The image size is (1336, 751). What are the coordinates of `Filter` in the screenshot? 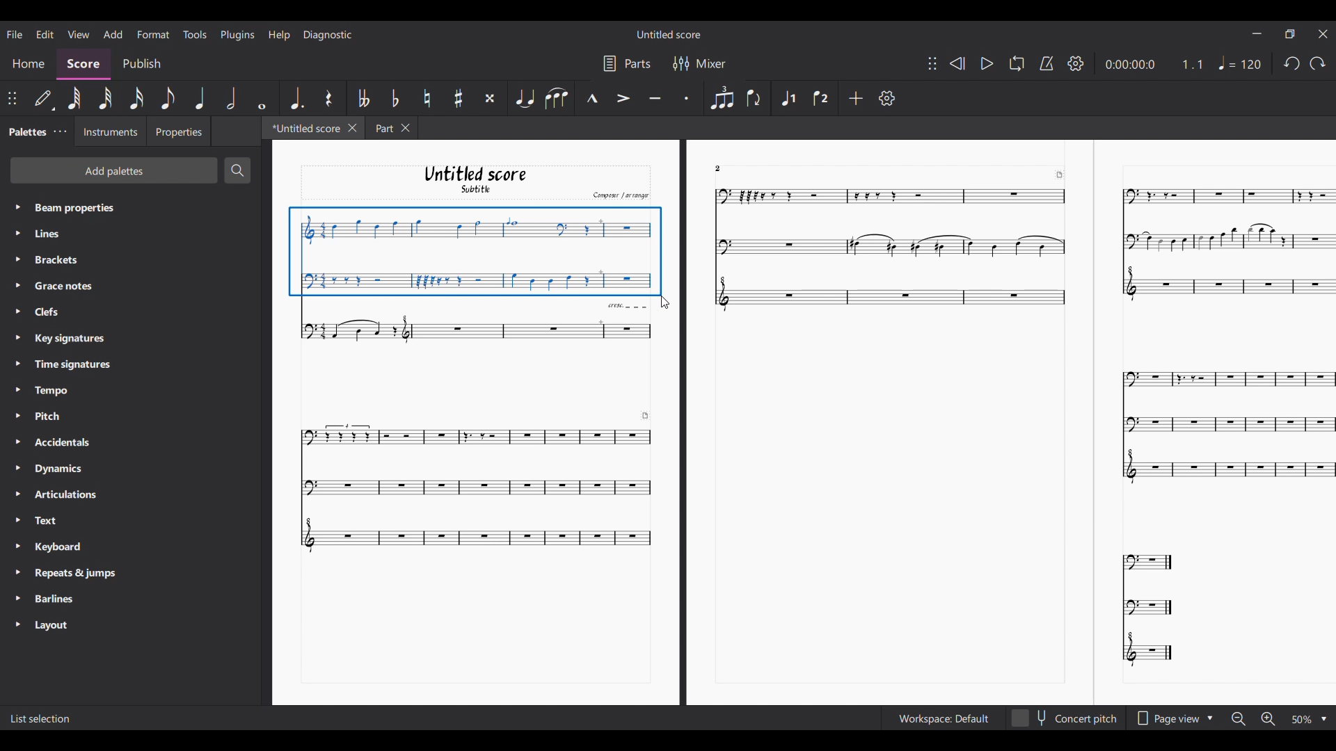 It's located at (679, 63).